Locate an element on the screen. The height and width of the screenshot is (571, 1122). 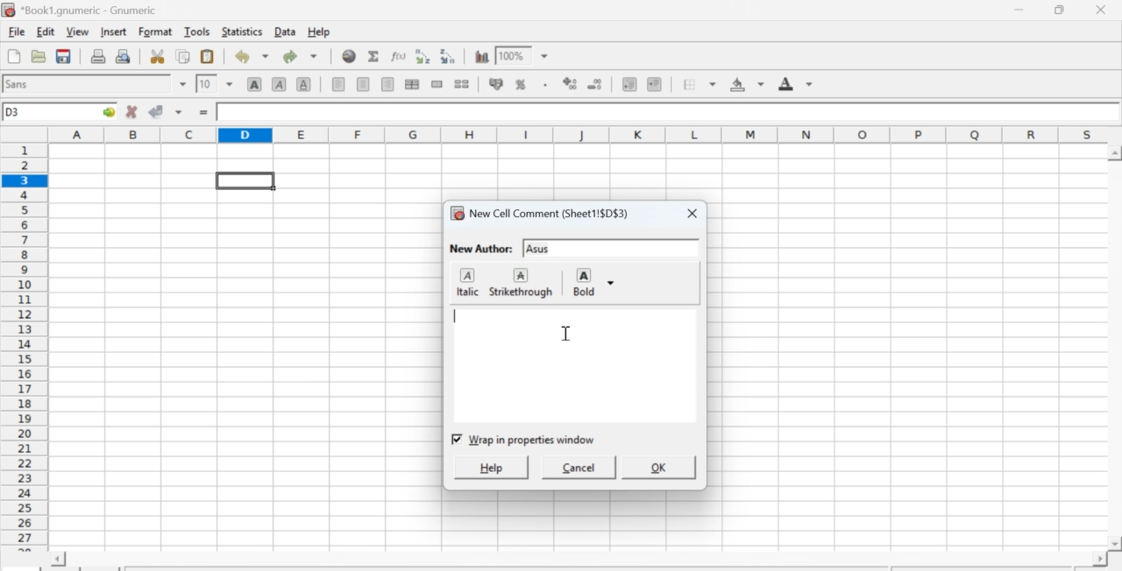
alphabets row is located at coordinates (578, 133).